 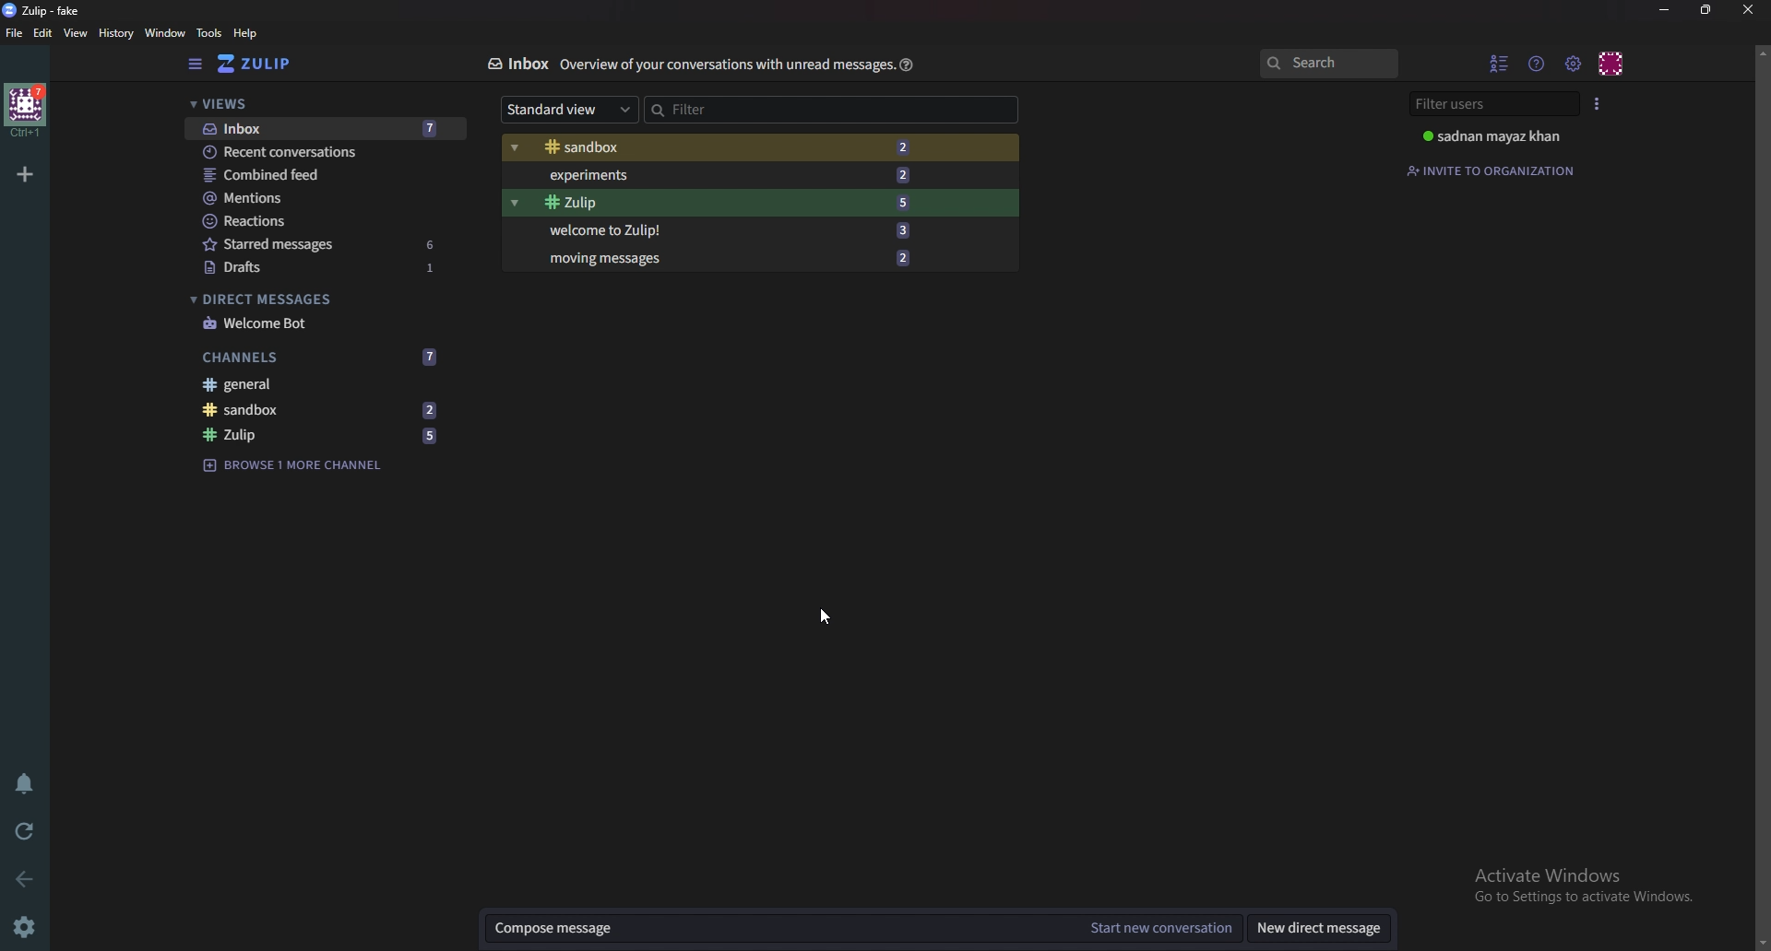 I want to click on Sandbox, so click(x=315, y=409).